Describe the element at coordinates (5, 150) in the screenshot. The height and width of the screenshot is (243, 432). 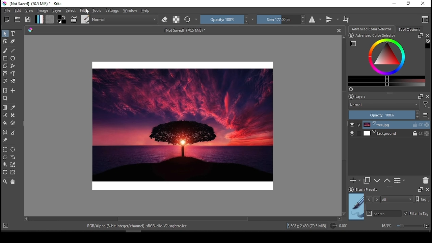
I see `rectangular selection tool` at that location.